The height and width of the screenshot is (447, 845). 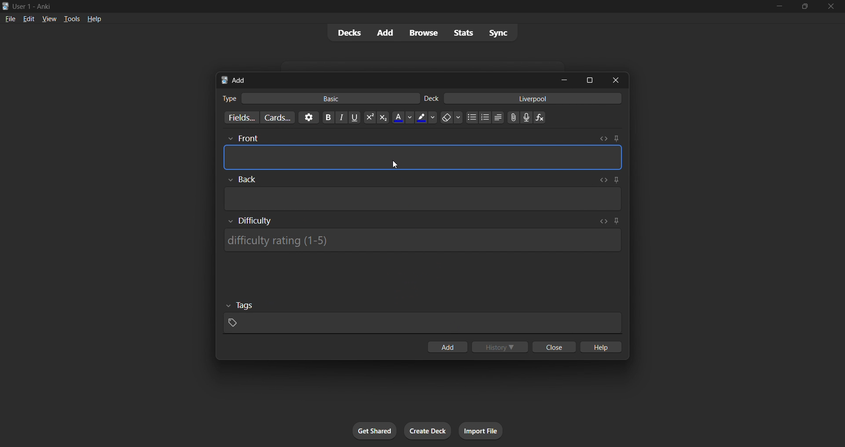 What do you see at coordinates (616, 80) in the screenshot?
I see `close` at bounding box center [616, 80].